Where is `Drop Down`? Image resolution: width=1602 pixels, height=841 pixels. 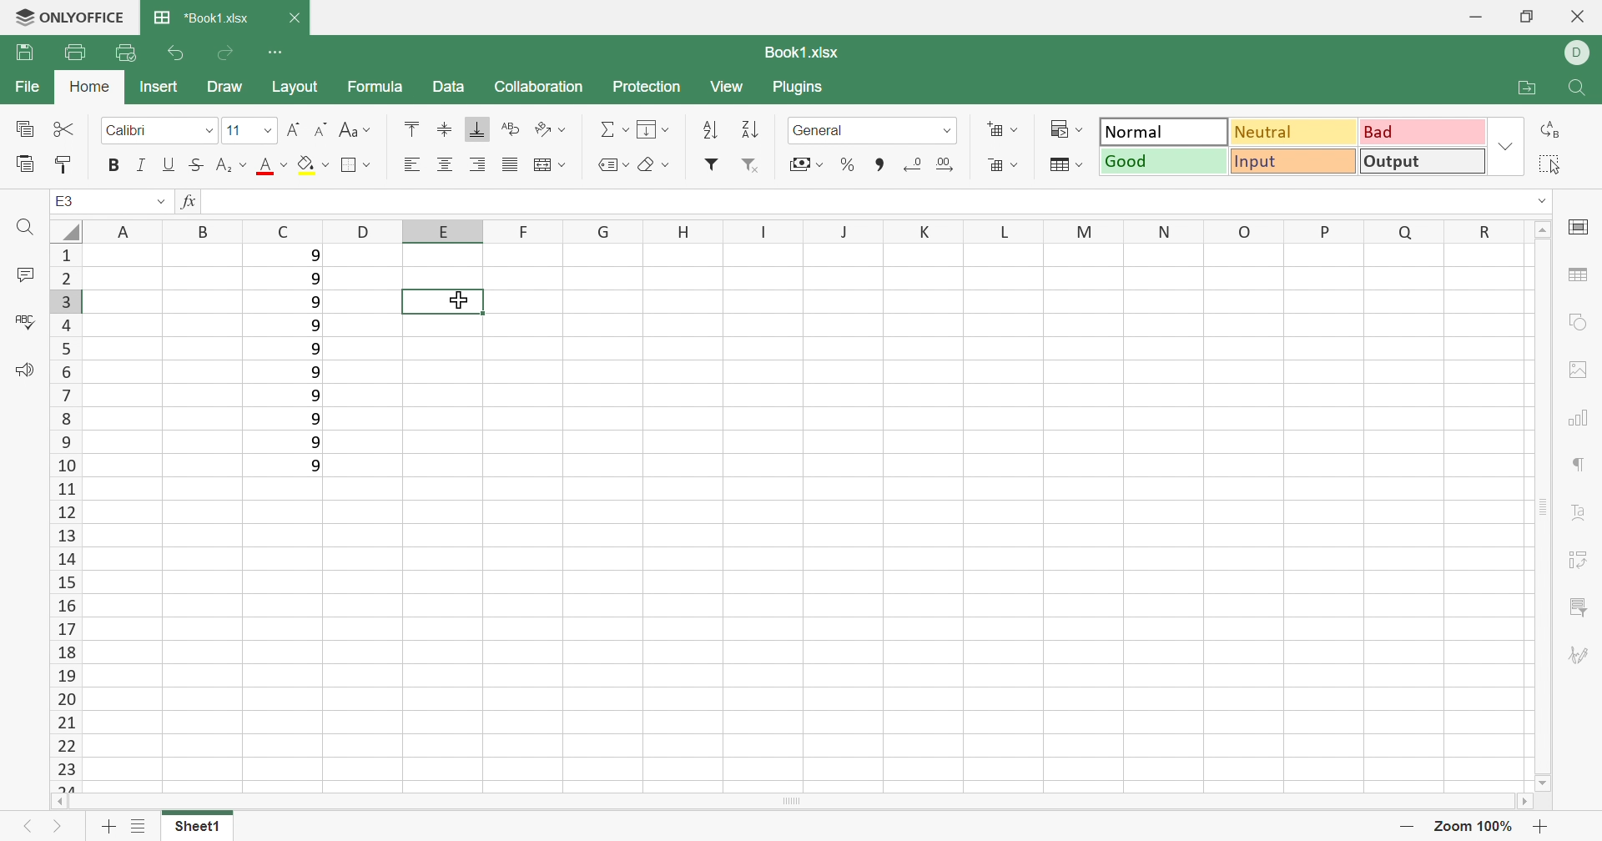
Drop Down is located at coordinates (948, 132).